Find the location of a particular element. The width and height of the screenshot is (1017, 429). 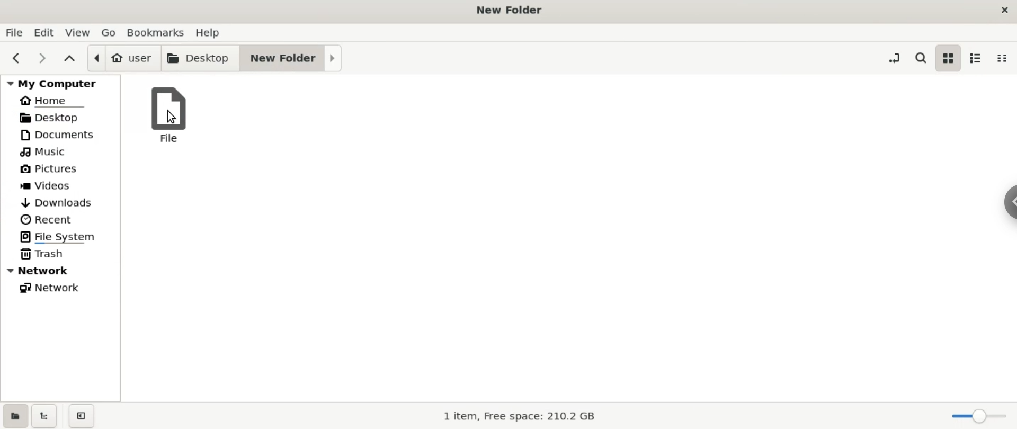

shortcut is located at coordinates (1009, 202).